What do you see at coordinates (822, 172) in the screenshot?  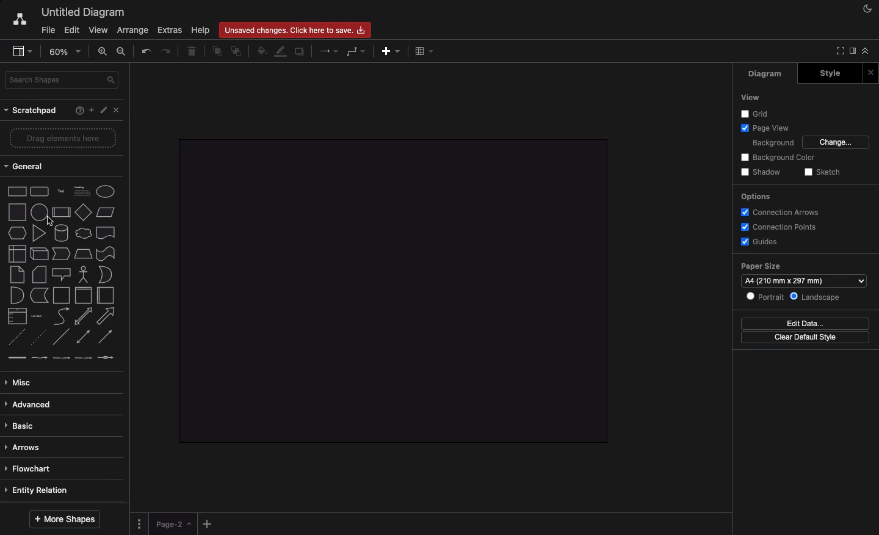 I see `Sketch` at bounding box center [822, 172].